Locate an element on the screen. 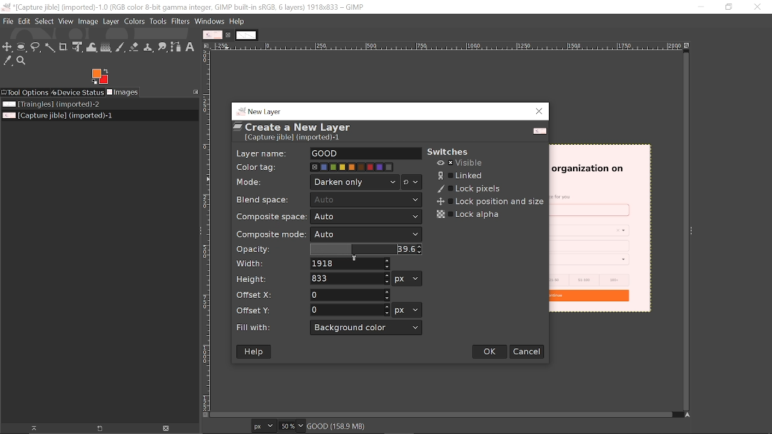  Move tool is located at coordinates (8, 47).